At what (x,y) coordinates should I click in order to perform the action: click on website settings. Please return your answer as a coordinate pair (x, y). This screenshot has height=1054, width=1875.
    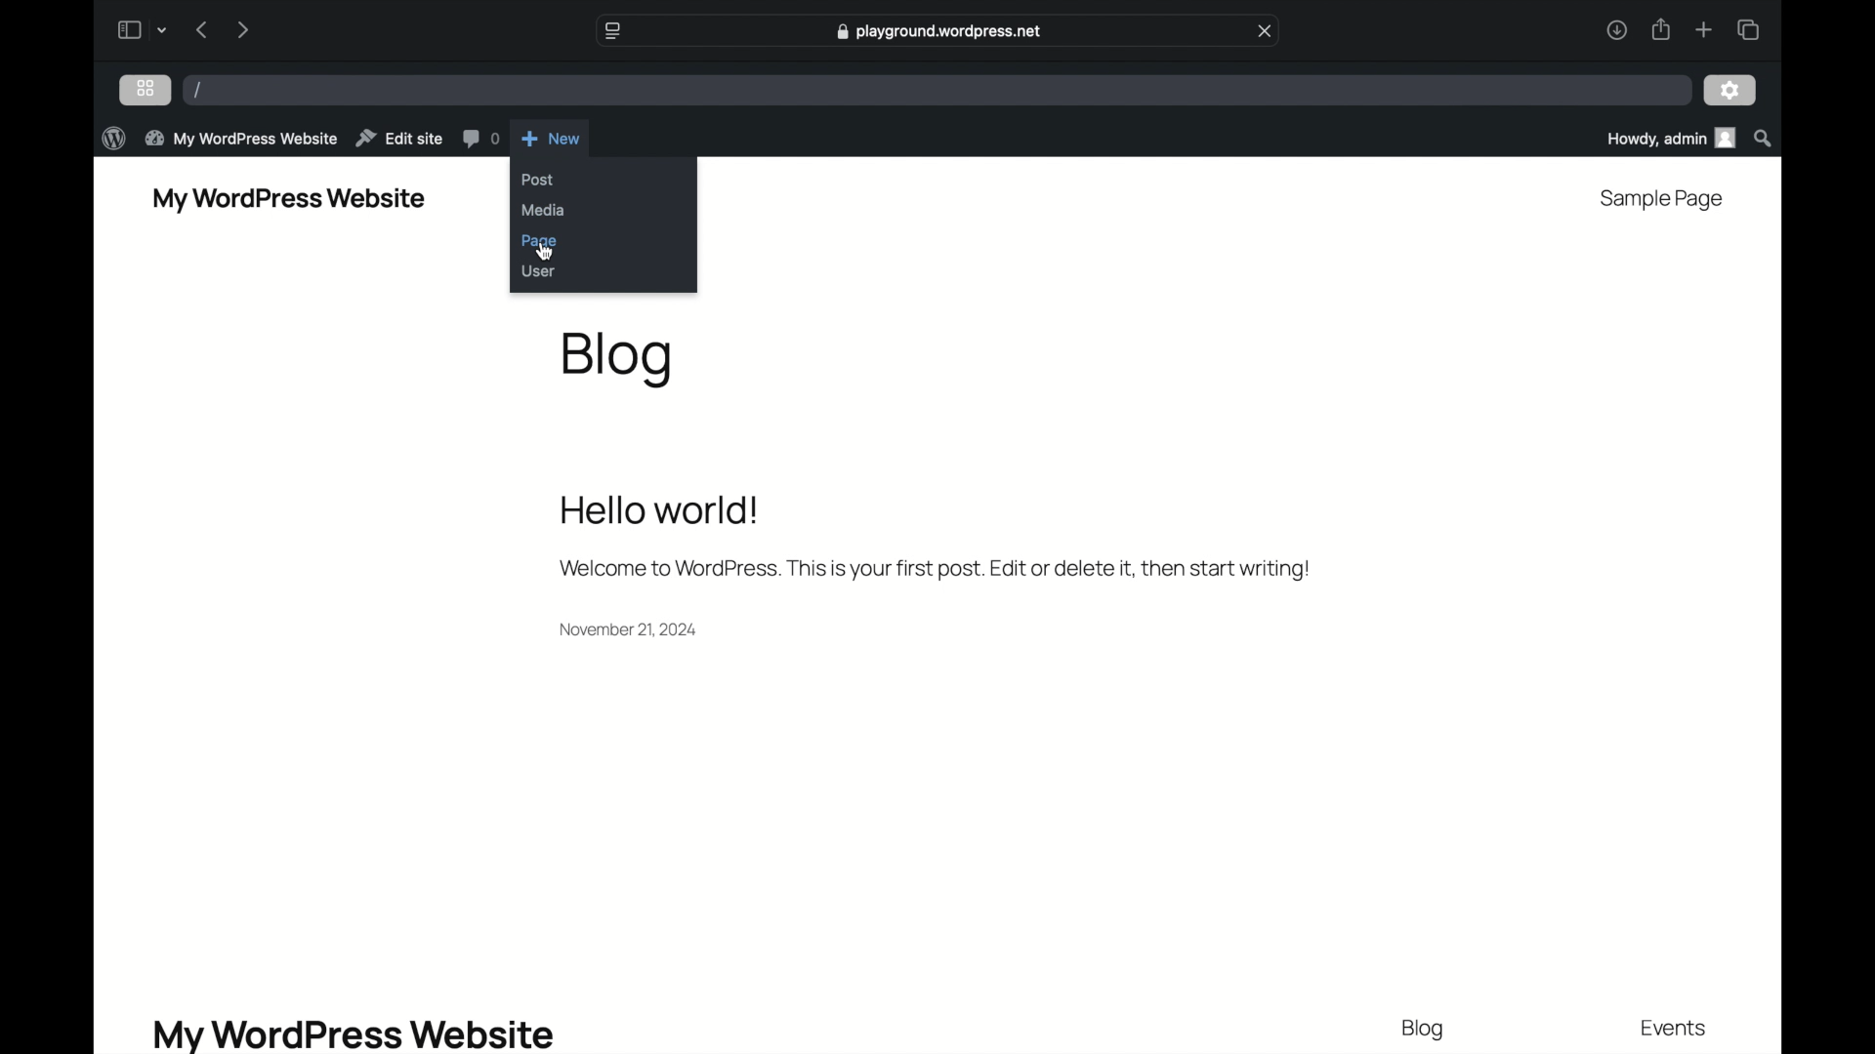
    Looking at the image, I should click on (611, 31).